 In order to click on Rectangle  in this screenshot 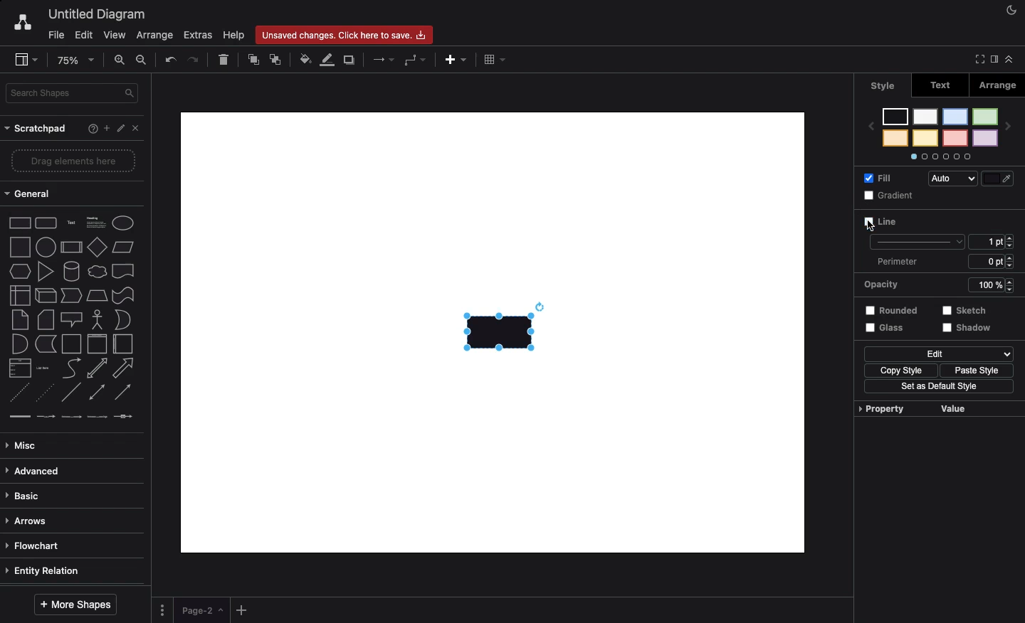, I will do `click(20, 224)`.